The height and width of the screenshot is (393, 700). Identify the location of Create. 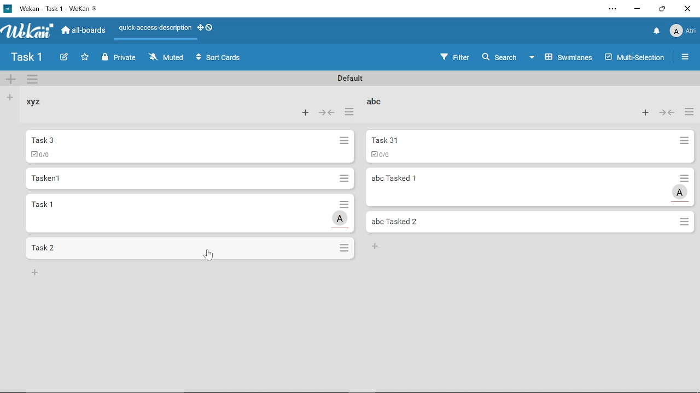
(63, 58).